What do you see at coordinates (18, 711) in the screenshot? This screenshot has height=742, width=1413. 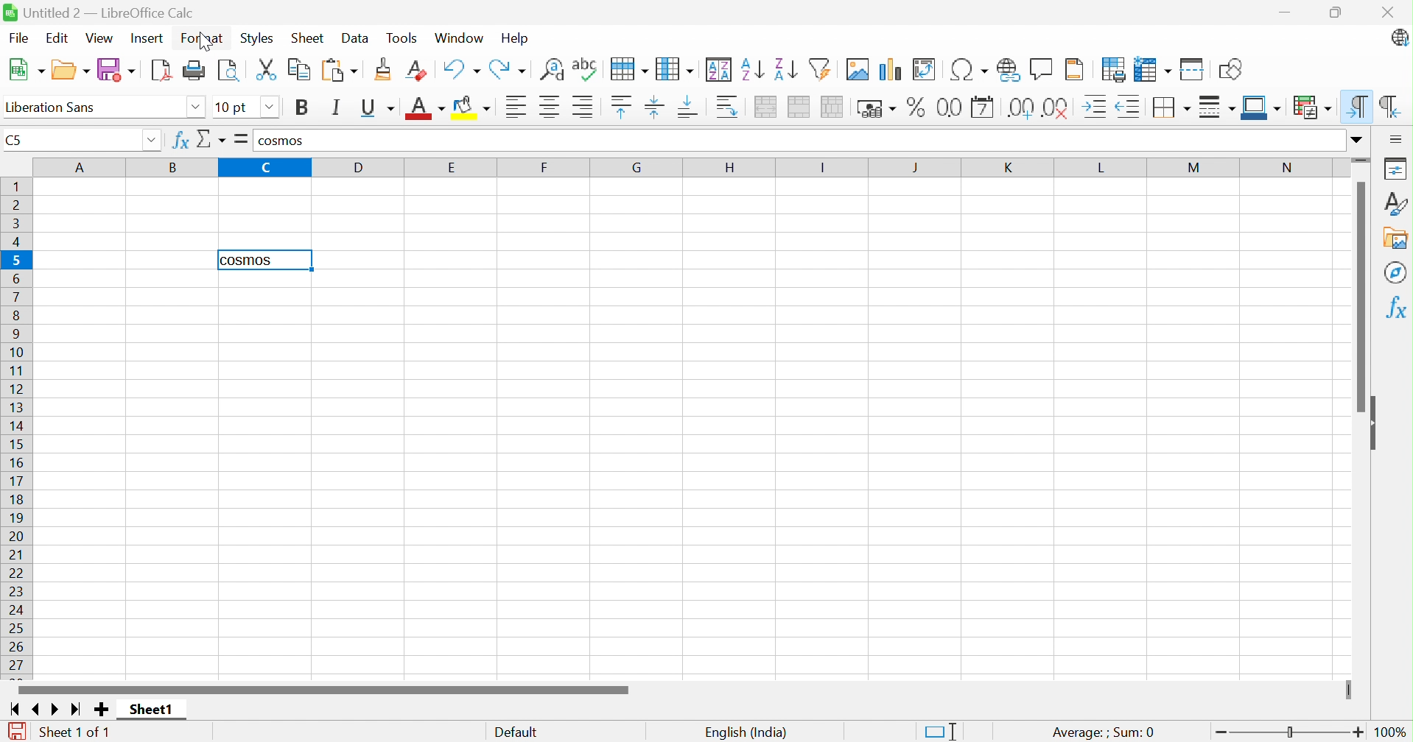 I see `Scroll to first sheet` at bounding box center [18, 711].